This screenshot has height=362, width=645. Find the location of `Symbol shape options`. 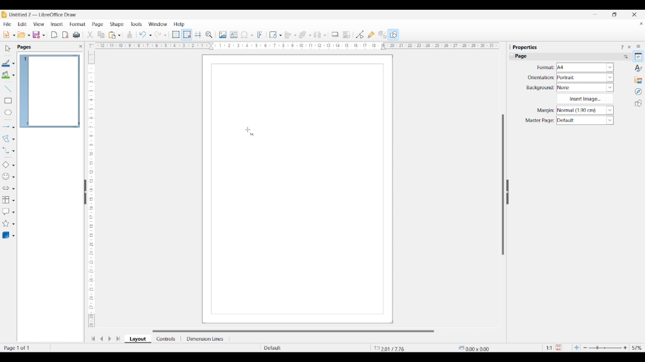

Symbol shape options is located at coordinates (13, 177).